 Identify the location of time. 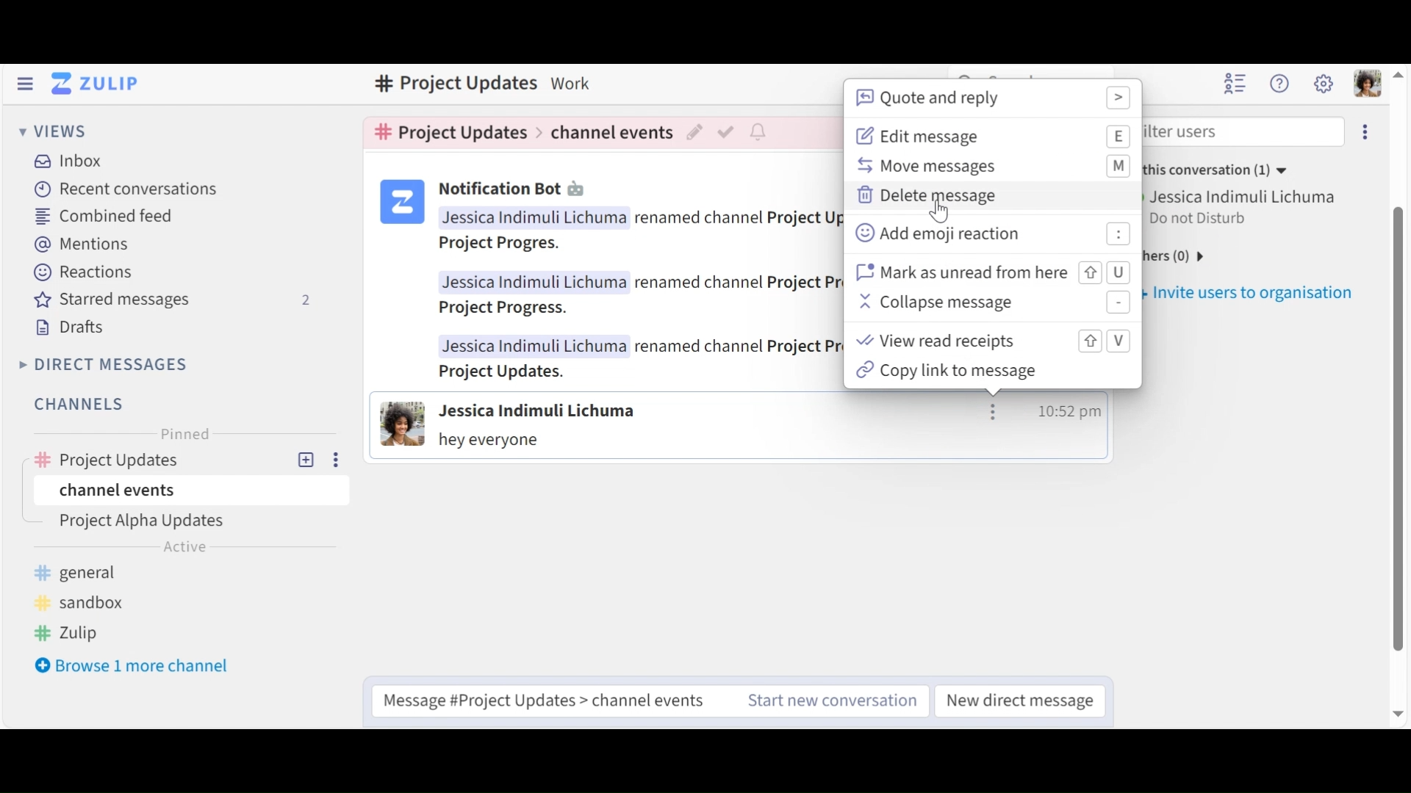
(1068, 413).